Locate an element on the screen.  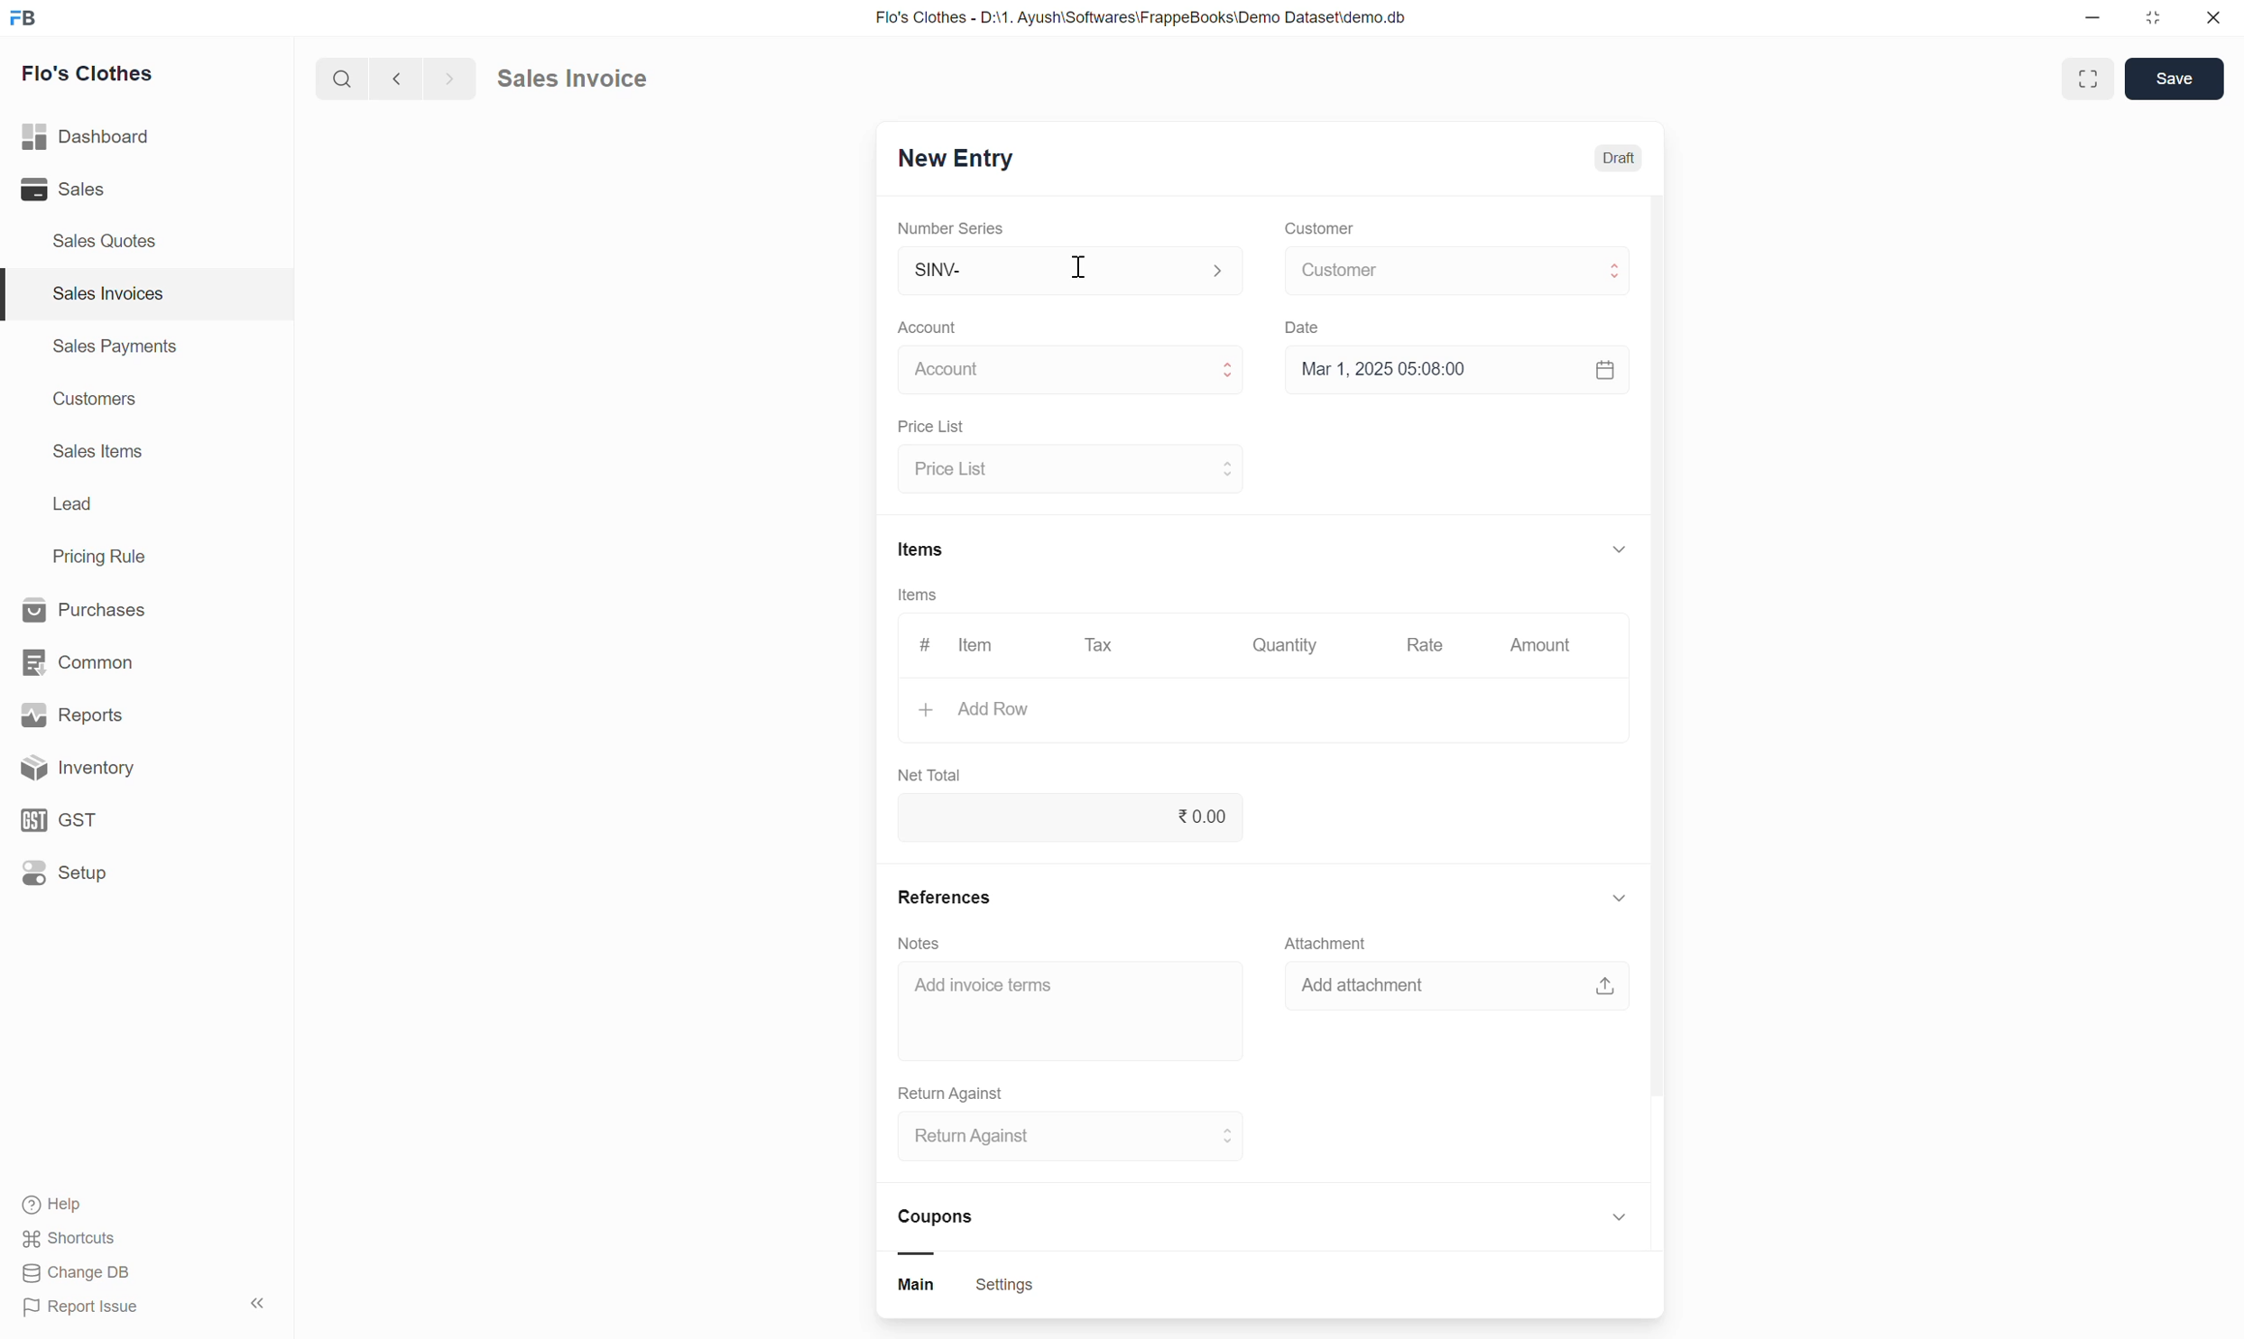
minimize  is located at coordinates (2101, 20).